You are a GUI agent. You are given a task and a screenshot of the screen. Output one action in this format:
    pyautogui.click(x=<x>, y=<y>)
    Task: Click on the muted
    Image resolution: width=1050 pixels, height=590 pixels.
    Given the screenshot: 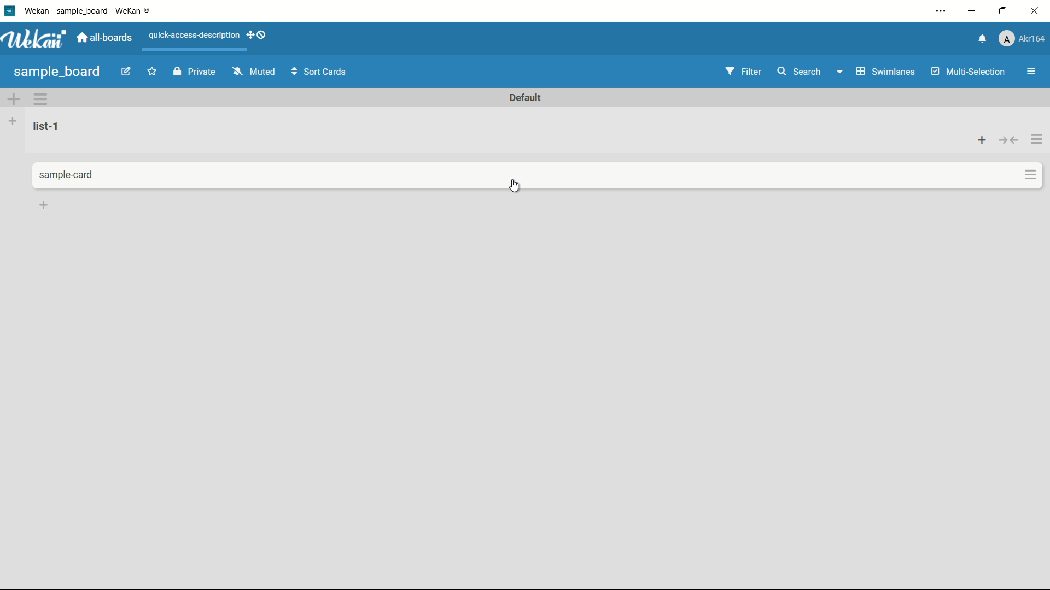 What is the action you would take?
    pyautogui.click(x=252, y=72)
    